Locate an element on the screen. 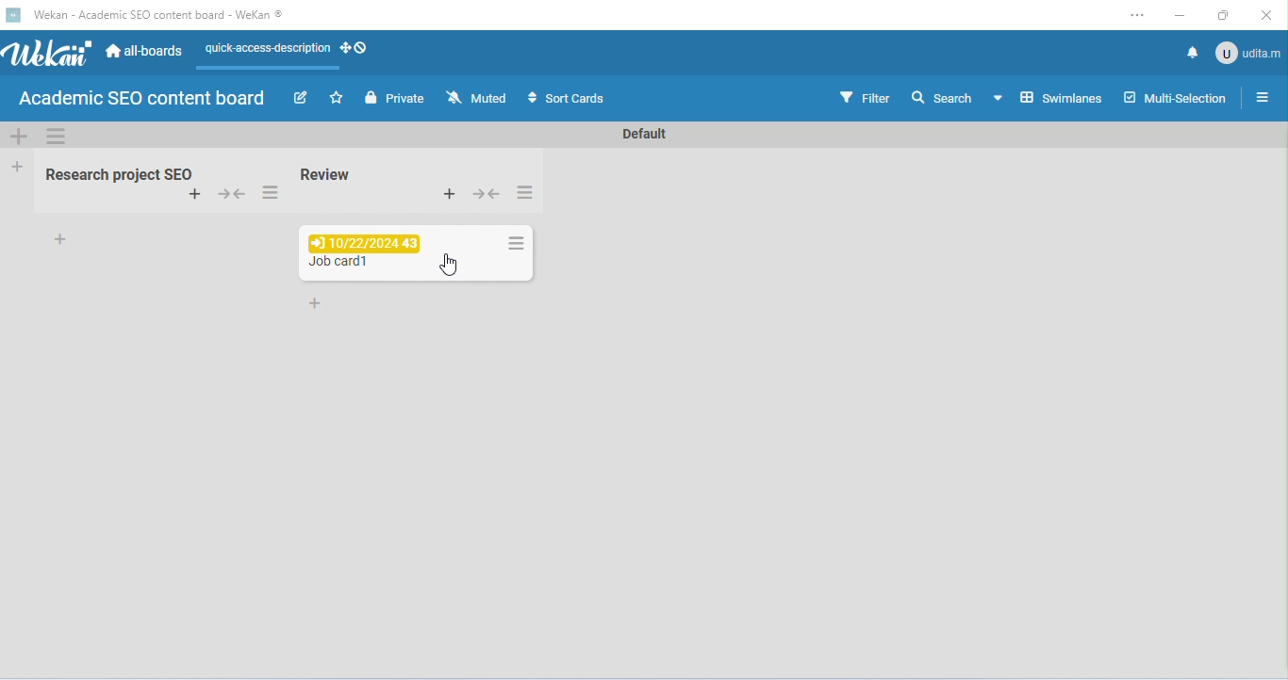 Image resolution: width=1288 pixels, height=680 pixels. private is located at coordinates (394, 98).